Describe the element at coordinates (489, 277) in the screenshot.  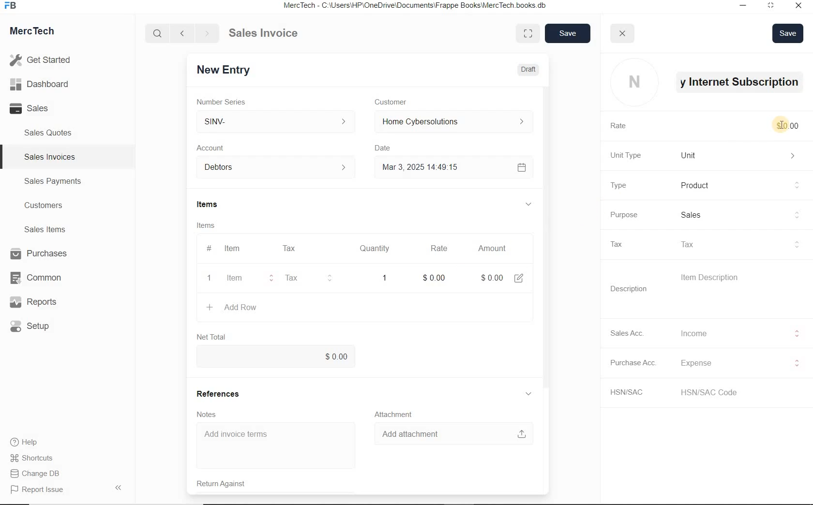
I see `Amount: $0.00` at that location.